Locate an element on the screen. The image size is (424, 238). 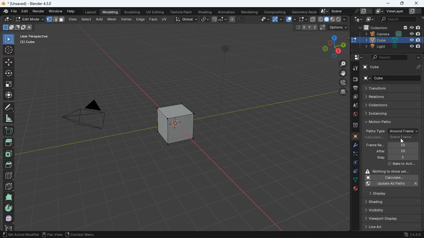
Visiblity is located at coordinates (383, 209).